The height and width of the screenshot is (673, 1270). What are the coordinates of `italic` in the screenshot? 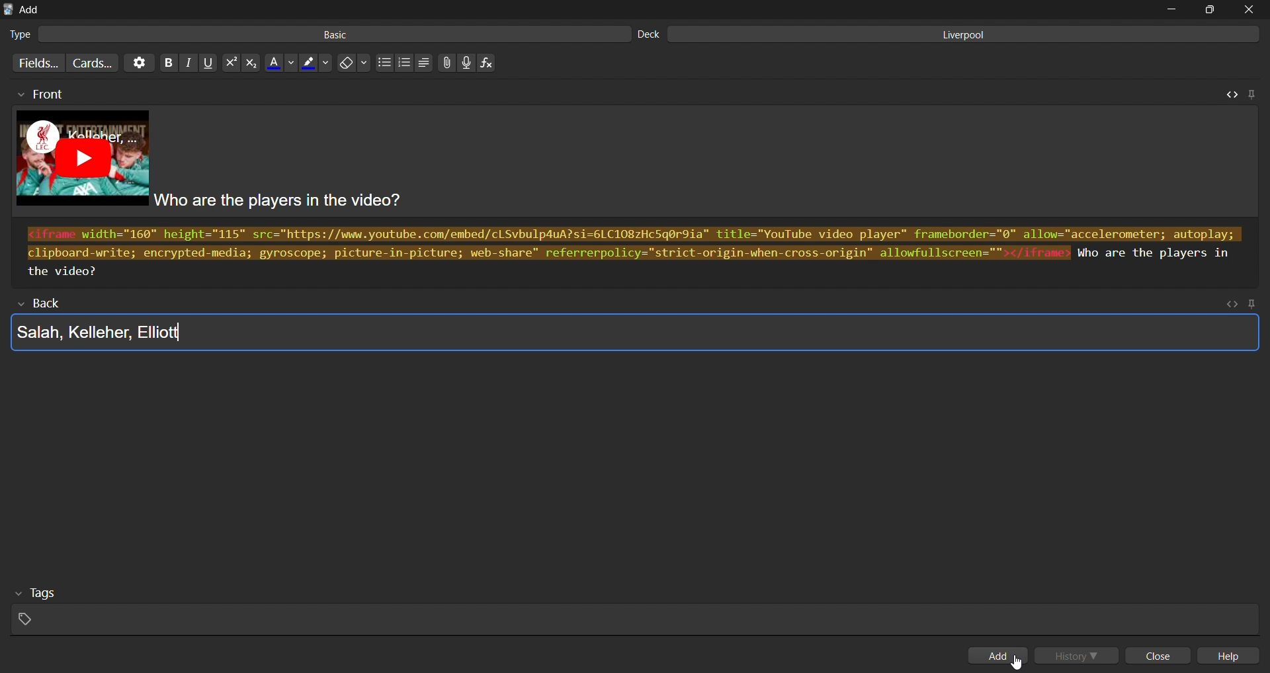 It's located at (187, 63).